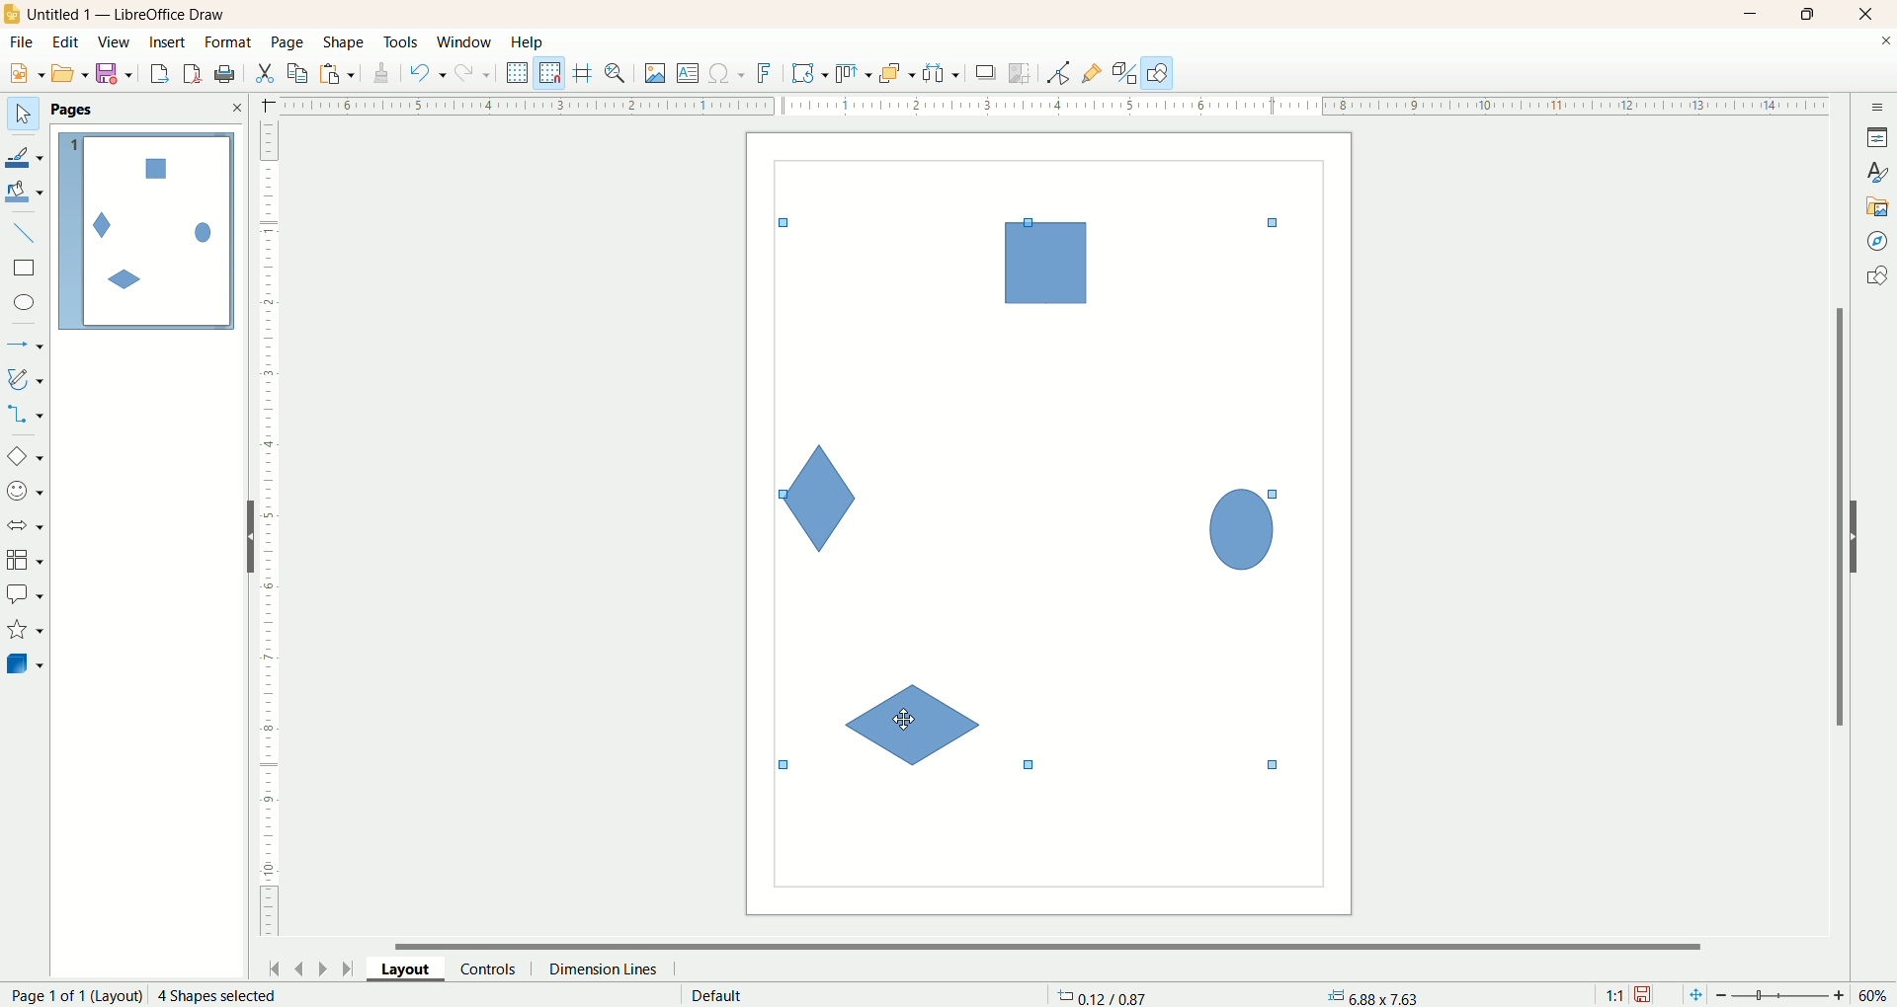 The height and width of the screenshot is (1007, 1897). I want to click on symbol shape, so click(28, 493).